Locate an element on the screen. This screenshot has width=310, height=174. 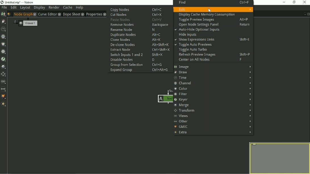
Paste Nodes is located at coordinates (137, 20).